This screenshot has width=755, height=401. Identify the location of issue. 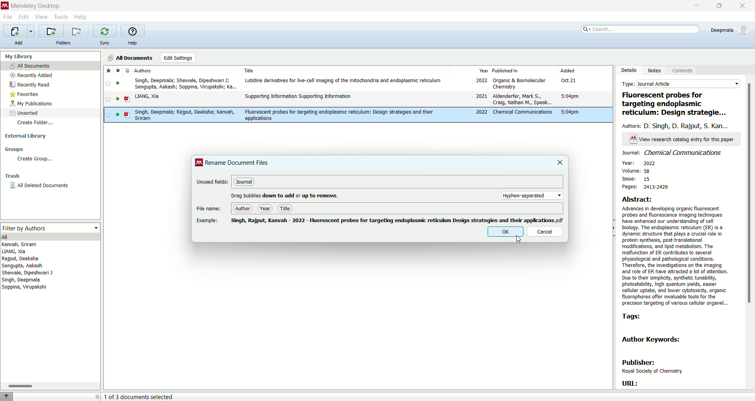
(636, 179).